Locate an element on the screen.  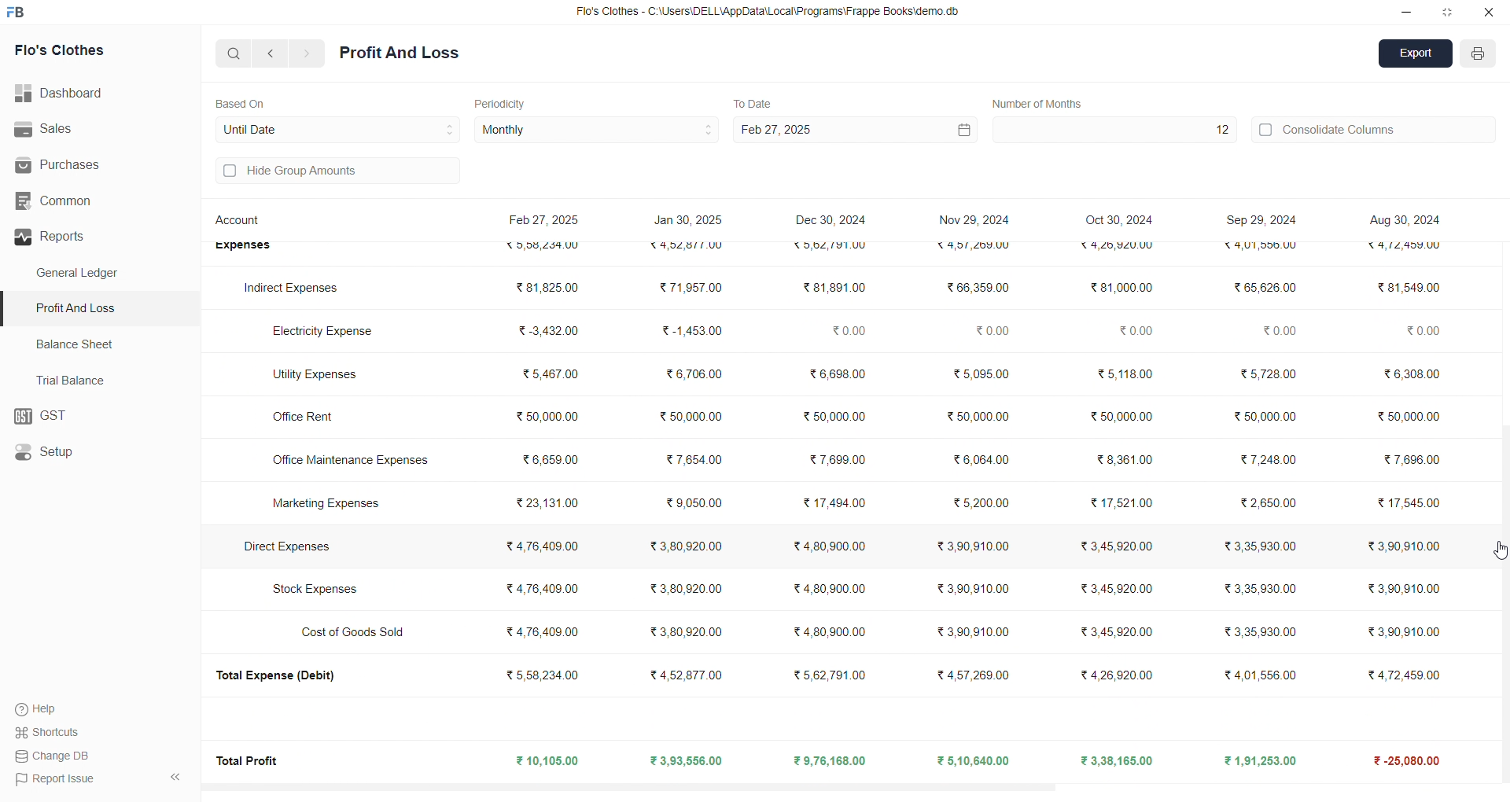
₹ 5,118.00 is located at coordinates (1120, 373).